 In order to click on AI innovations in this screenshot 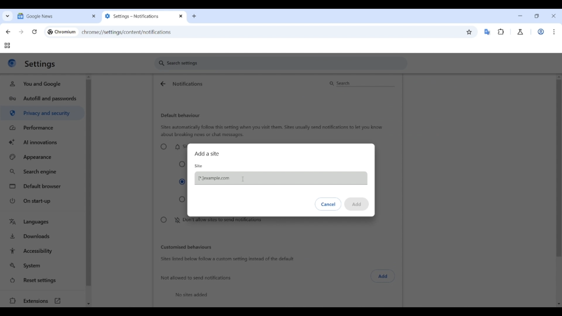, I will do `click(43, 142)`.